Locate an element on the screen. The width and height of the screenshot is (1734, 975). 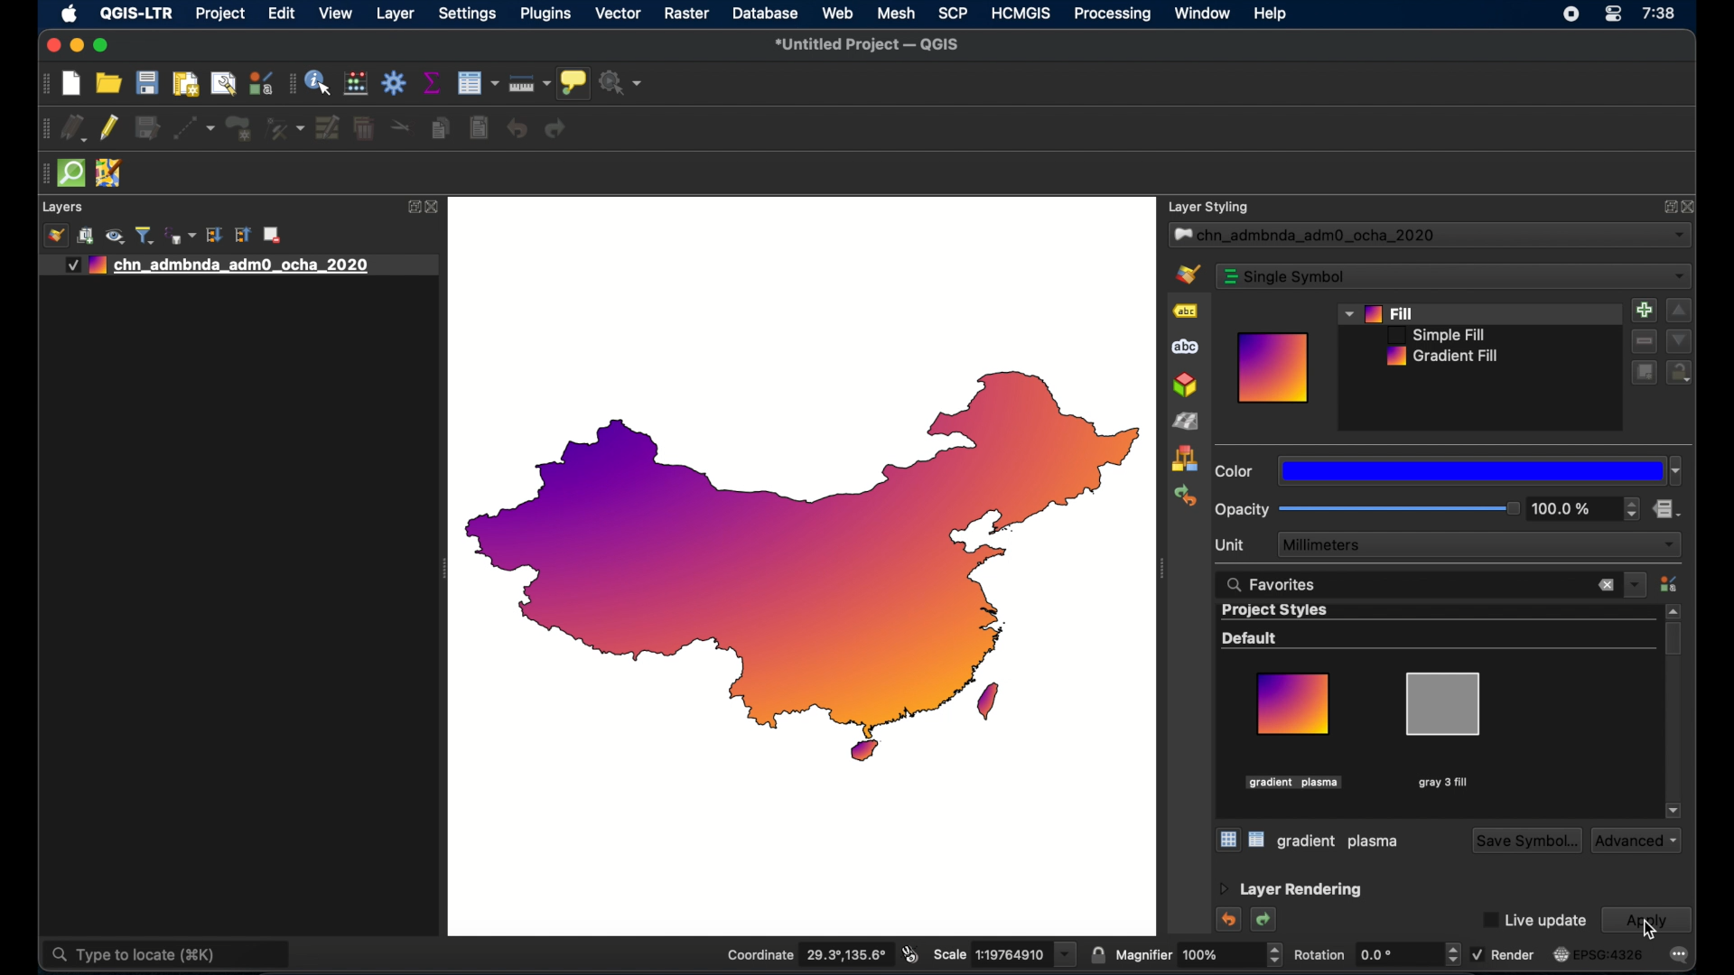
type to locate is located at coordinates (167, 956).